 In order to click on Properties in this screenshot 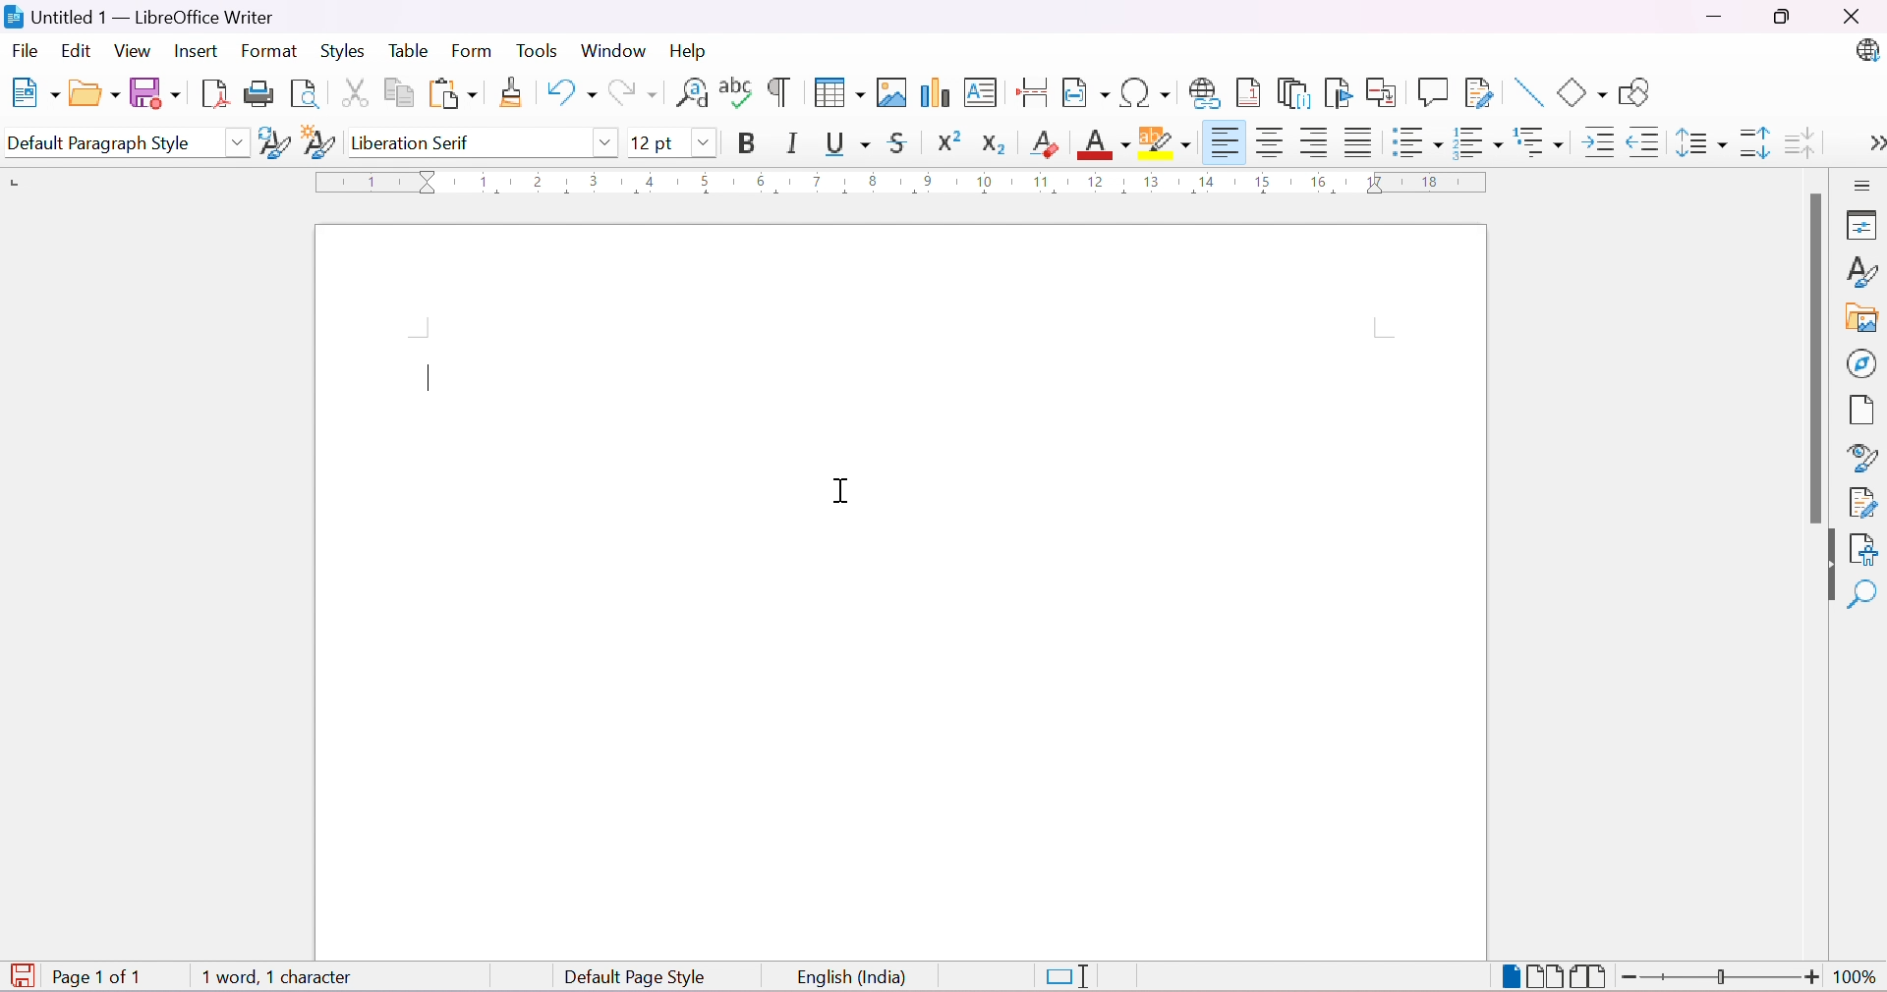, I will do `click(1863, 226)`.